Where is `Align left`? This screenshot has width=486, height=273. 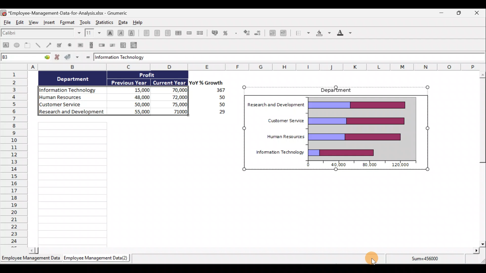
Align left is located at coordinates (146, 33).